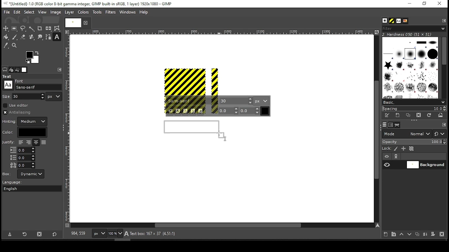  Describe the element at coordinates (28, 143) in the screenshot. I see `justify right` at that location.